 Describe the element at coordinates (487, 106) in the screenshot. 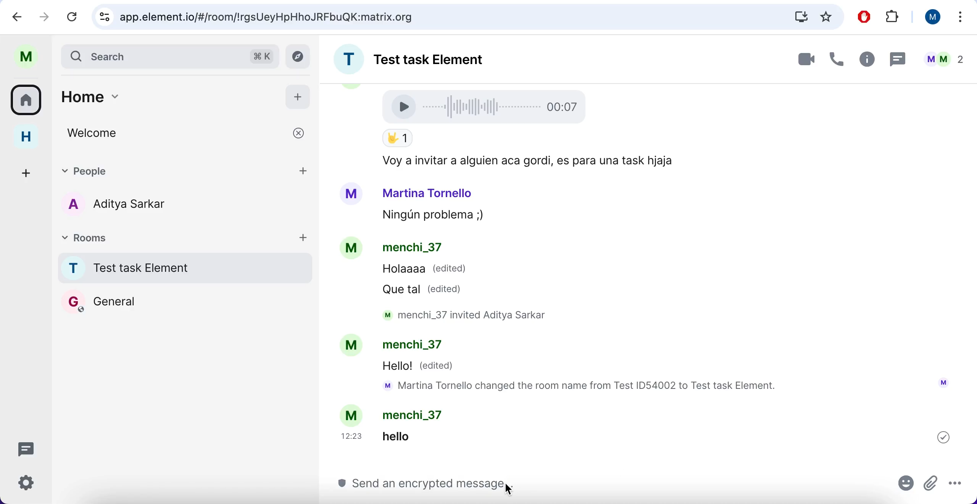

I see `Voice Recording 00:07` at that location.